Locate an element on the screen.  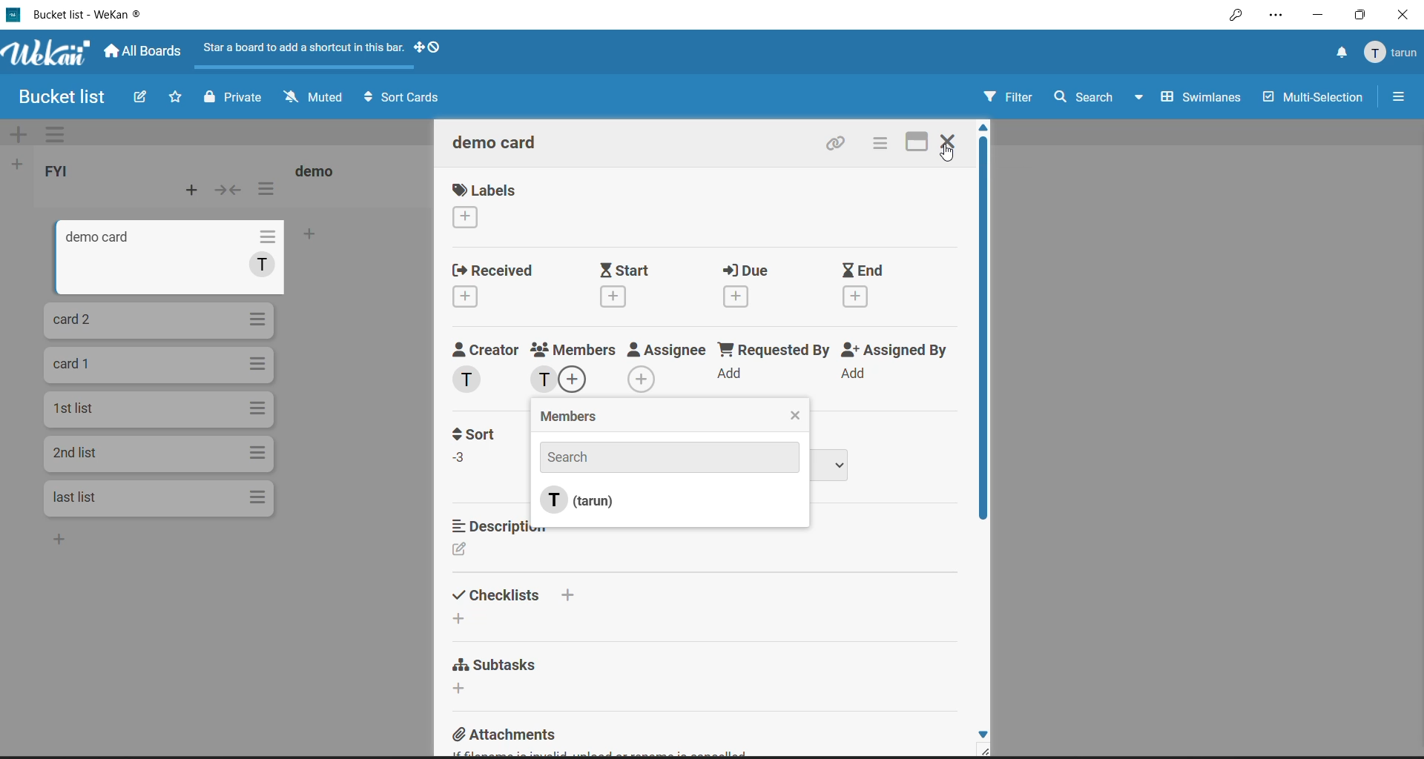
received is located at coordinates (491, 271).